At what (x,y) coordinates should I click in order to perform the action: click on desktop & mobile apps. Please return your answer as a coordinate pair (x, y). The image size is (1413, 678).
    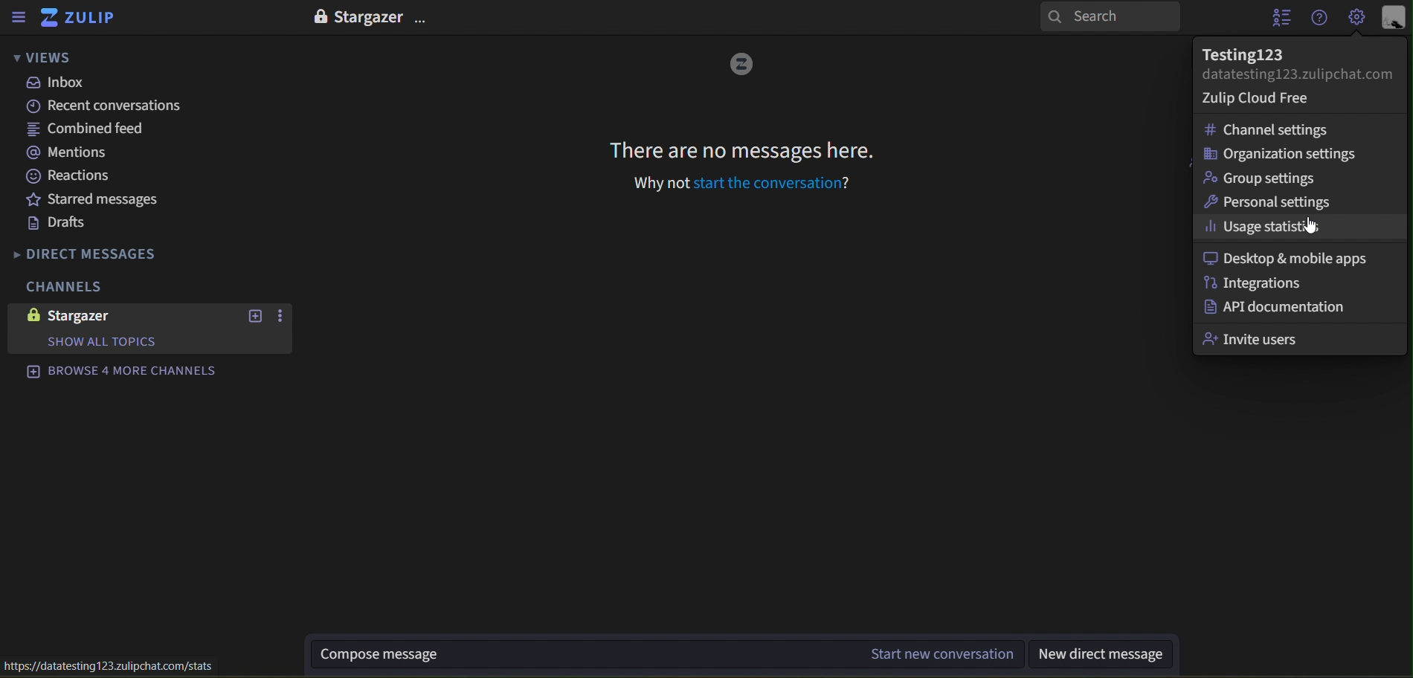
    Looking at the image, I should click on (1284, 258).